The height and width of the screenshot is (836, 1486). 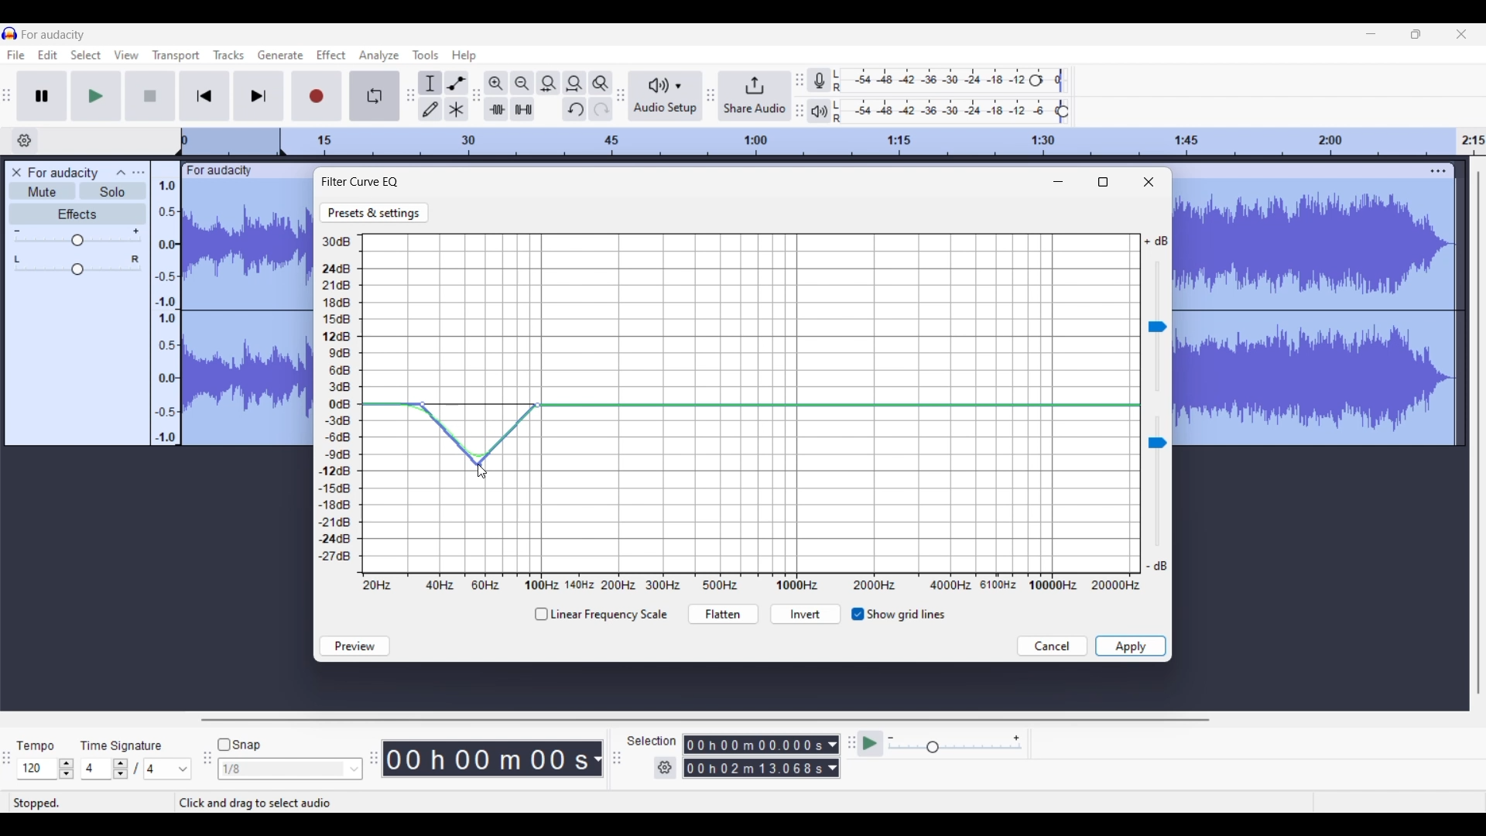 What do you see at coordinates (204, 96) in the screenshot?
I see `Skip/Select to start` at bounding box center [204, 96].